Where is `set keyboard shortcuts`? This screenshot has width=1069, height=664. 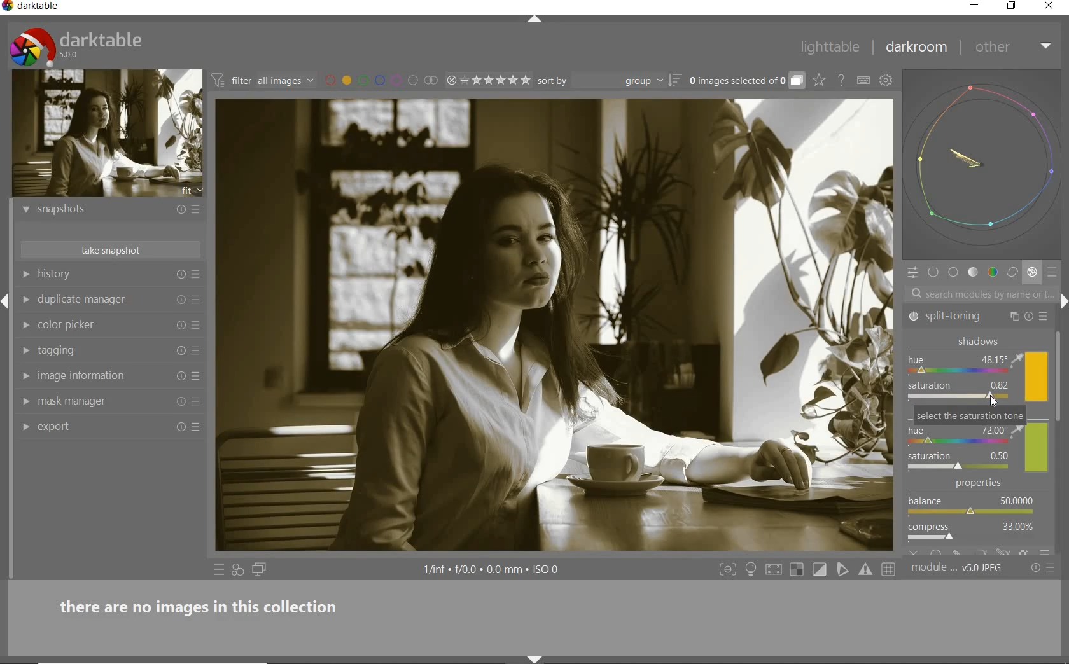
set keyboard shortcuts is located at coordinates (863, 80).